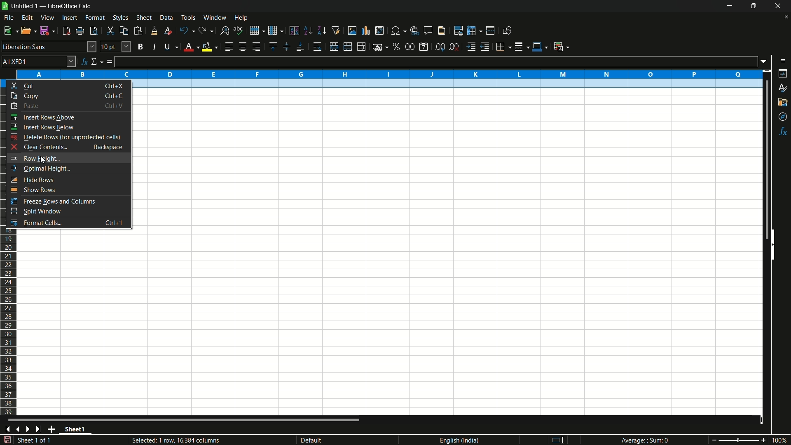 This screenshot has width=791, height=445. I want to click on add decimal place, so click(441, 47).